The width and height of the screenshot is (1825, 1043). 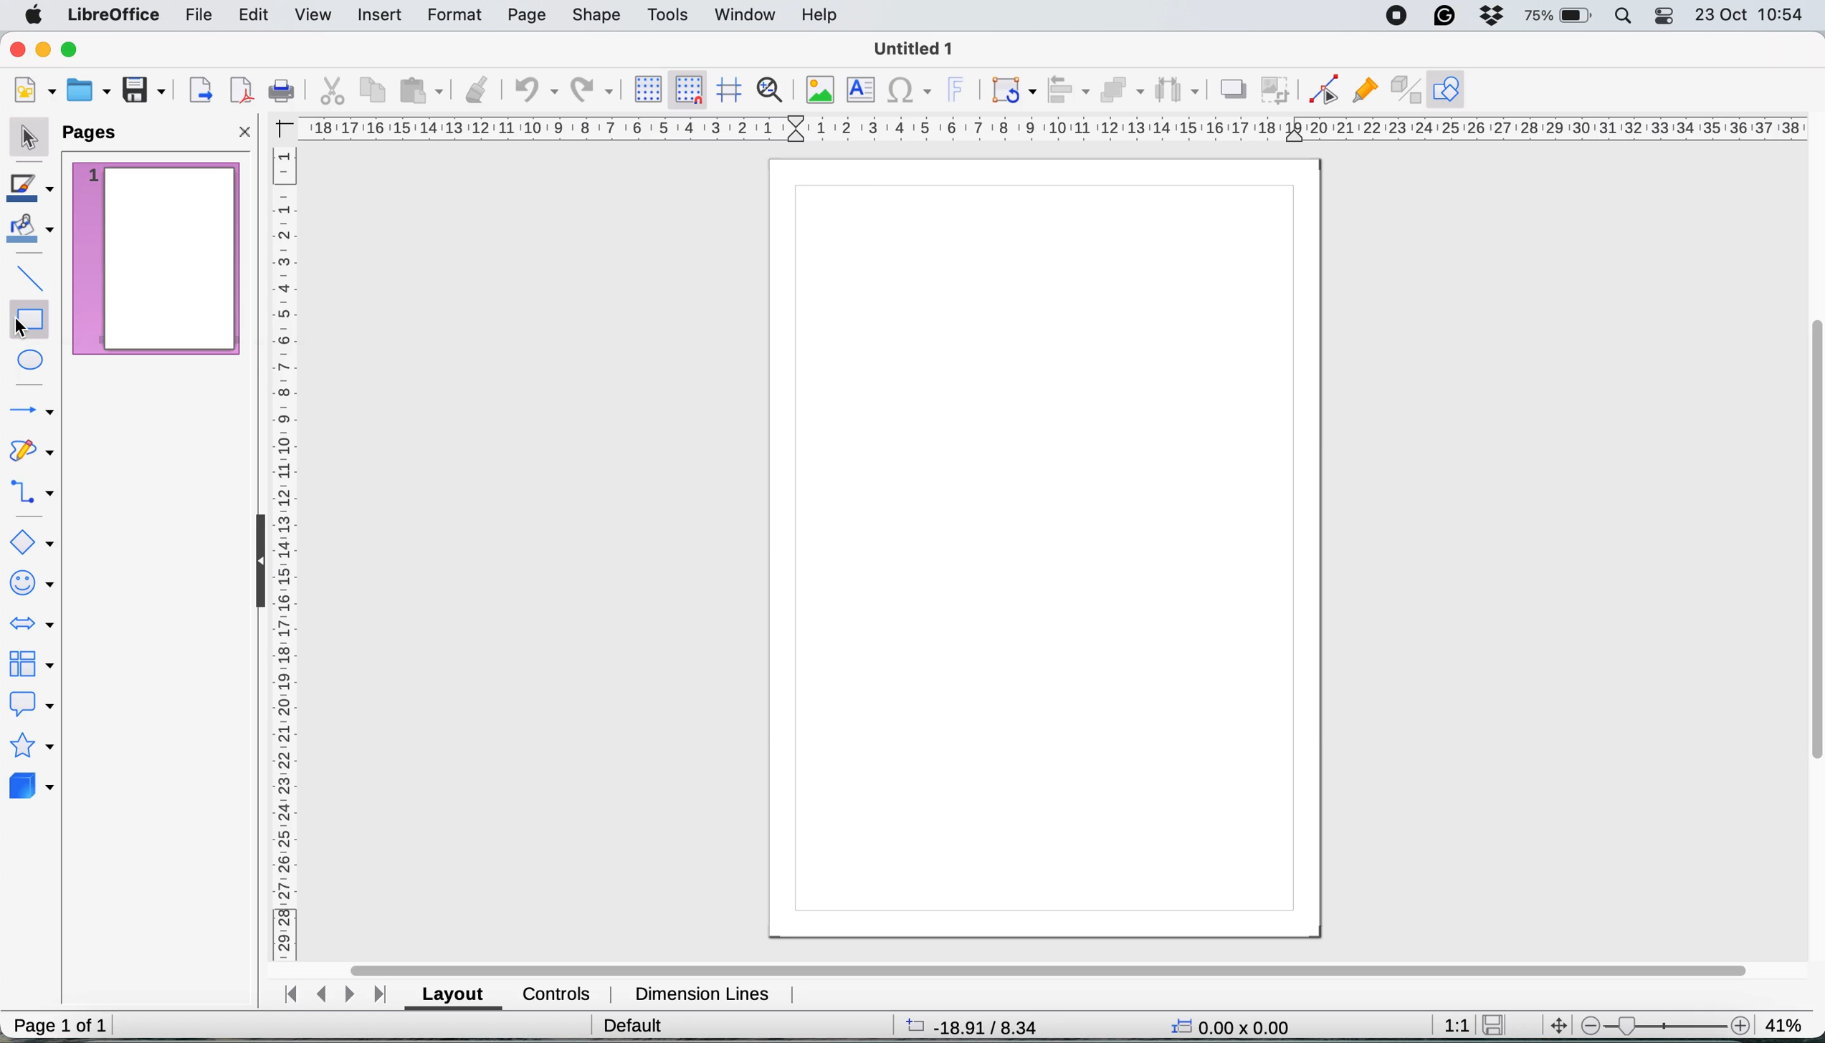 I want to click on page, so click(x=1045, y=552).